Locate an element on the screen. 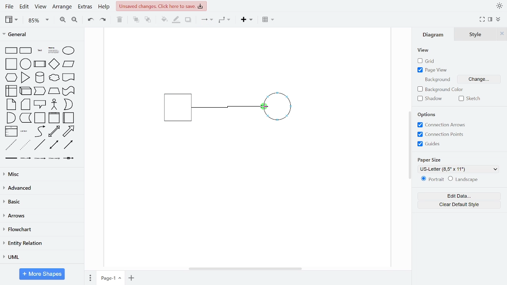  grid is located at coordinates (430, 61).